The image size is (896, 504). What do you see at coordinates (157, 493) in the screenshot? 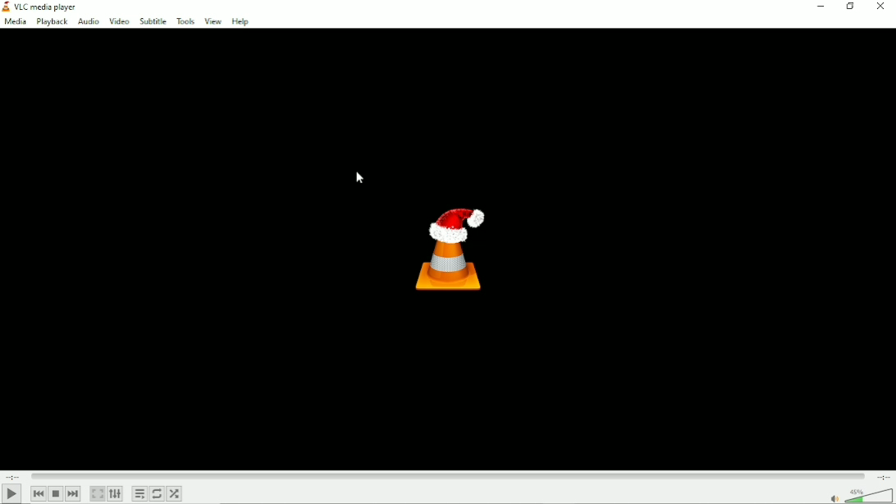
I see `Toggle between loop all, loop one and no loop` at bounding box center [157, 493].